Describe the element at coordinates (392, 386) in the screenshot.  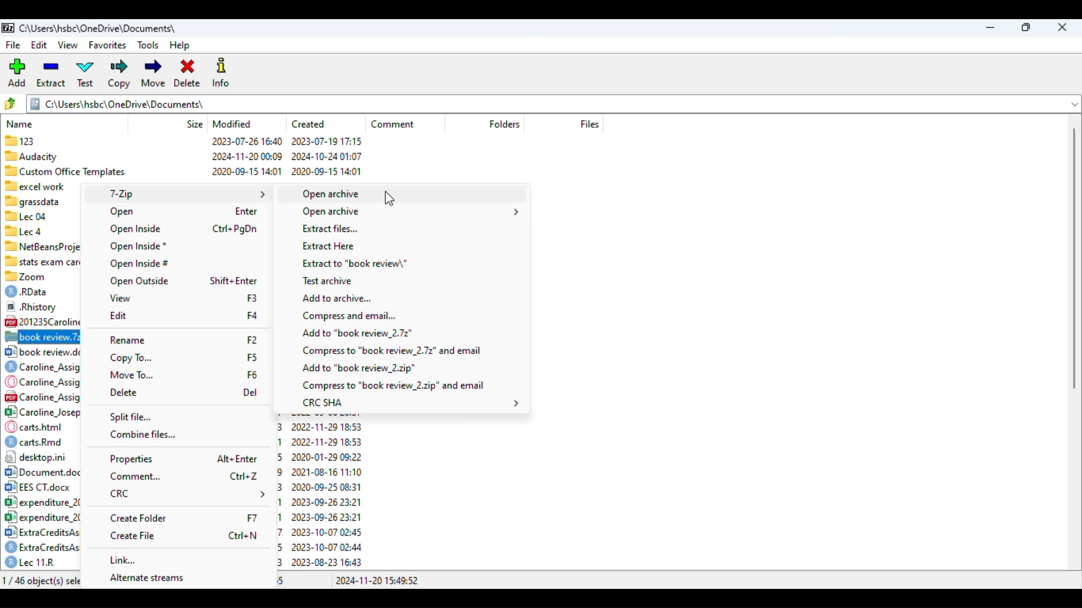
I see `compress to .zip file and email` at that location.